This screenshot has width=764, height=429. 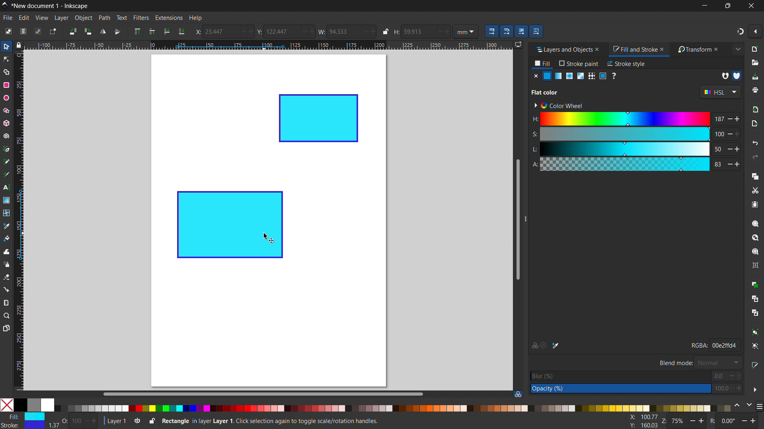 I want to click on undo, so click(x=755, y=143).